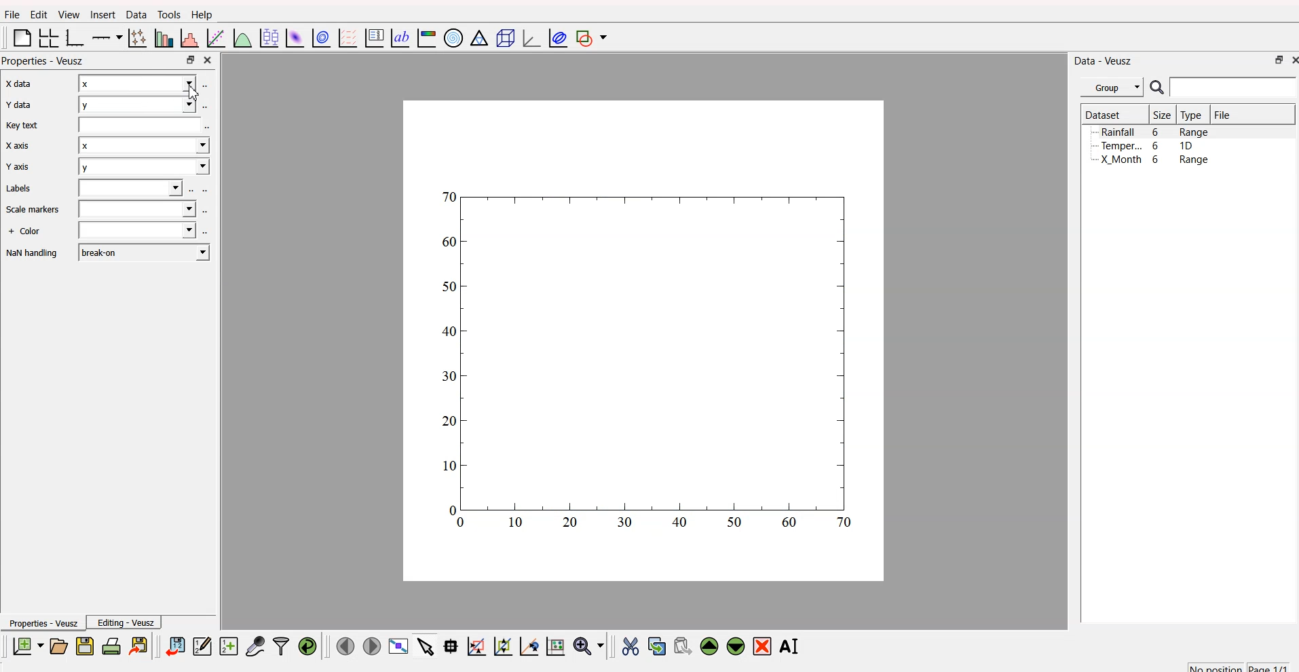 The width and height of the screenshot is (1299, 672). I want to click on Data - Veusz, so click(1104, 60).